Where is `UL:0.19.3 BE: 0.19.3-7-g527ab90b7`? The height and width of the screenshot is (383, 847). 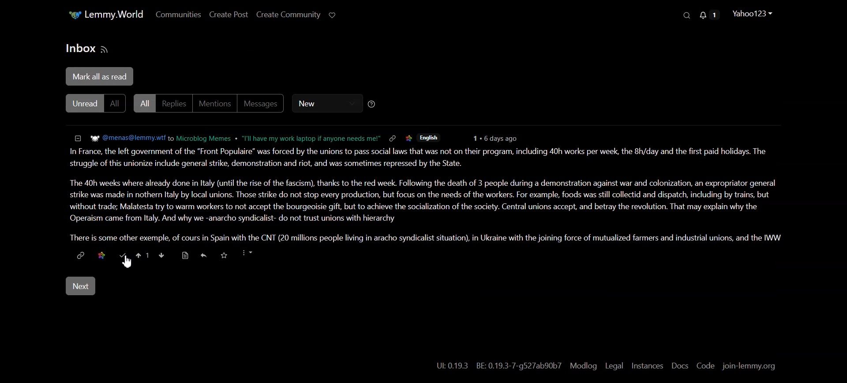 UL:0.19.3 BE: 0.19.3-7-g527ab90b7 is located at coordinates (496, 367).